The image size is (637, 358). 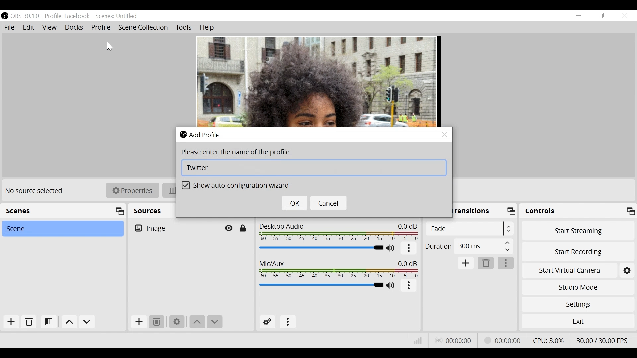 I want to click on OBS Version, so click(x=26, y=16).